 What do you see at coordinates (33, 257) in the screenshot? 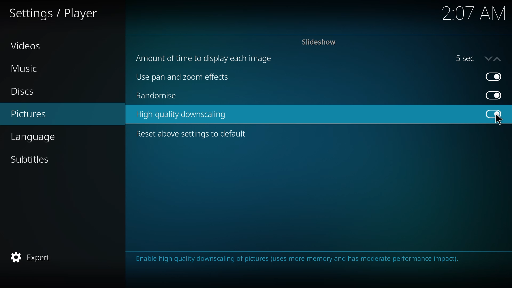
I see `expert` at bounding box center [33, 257].